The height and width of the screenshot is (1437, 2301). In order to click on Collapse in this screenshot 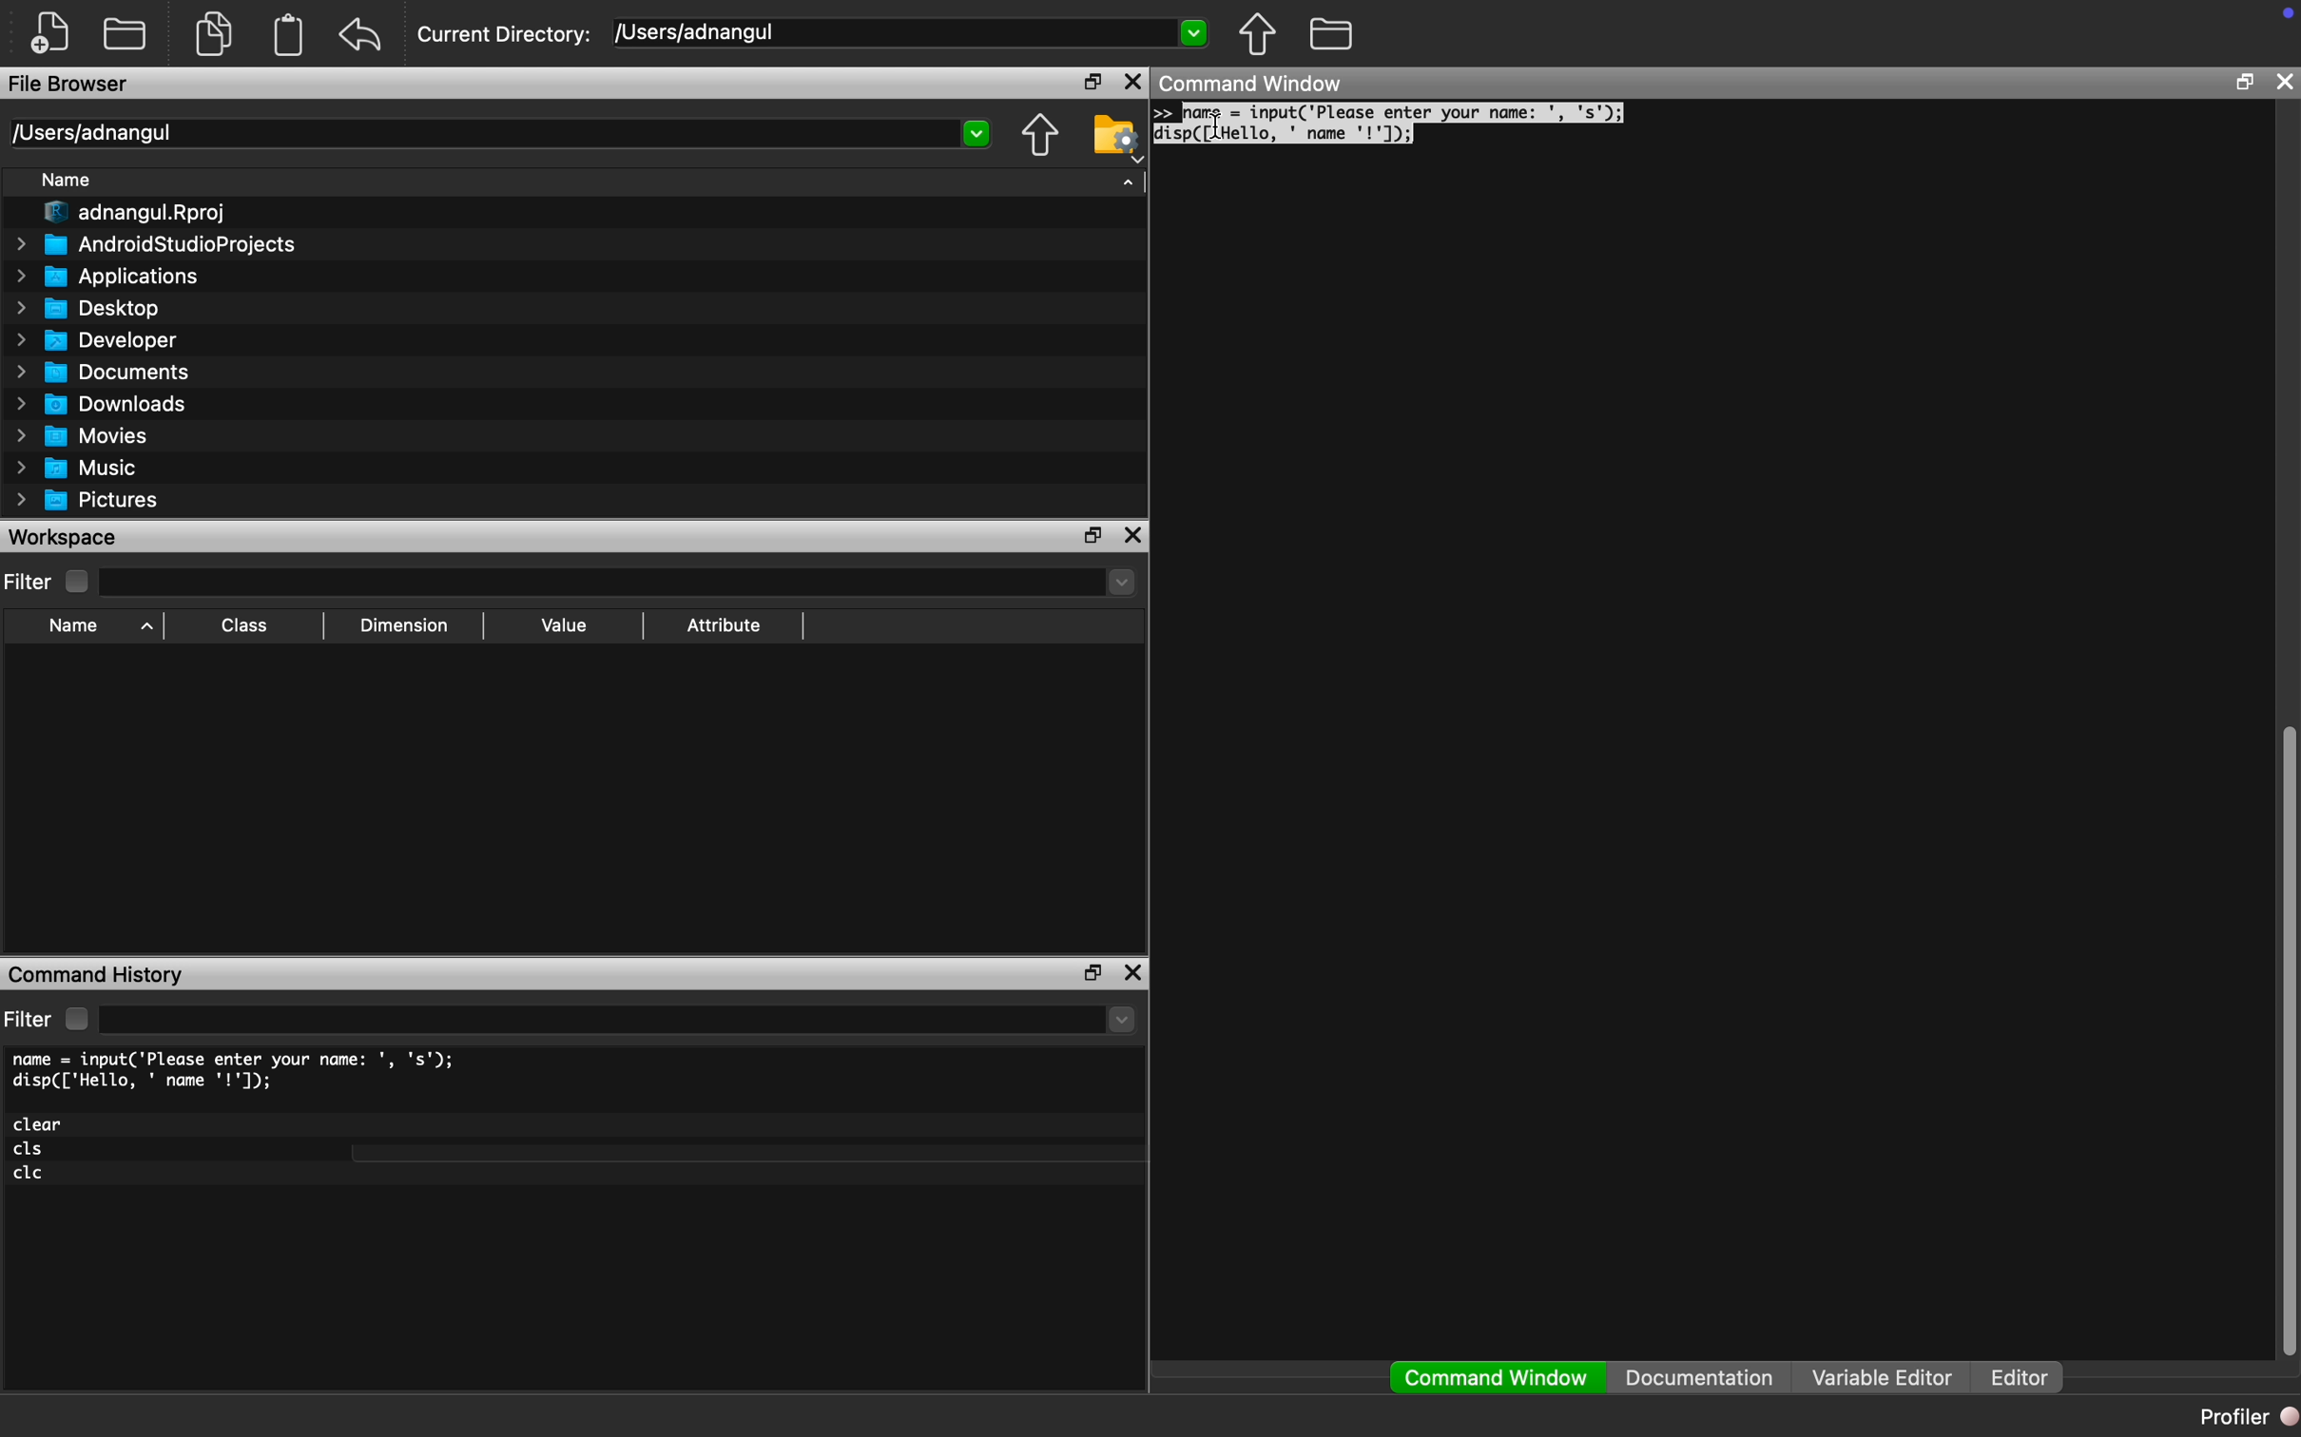, I will do `click(1129, 182)`.